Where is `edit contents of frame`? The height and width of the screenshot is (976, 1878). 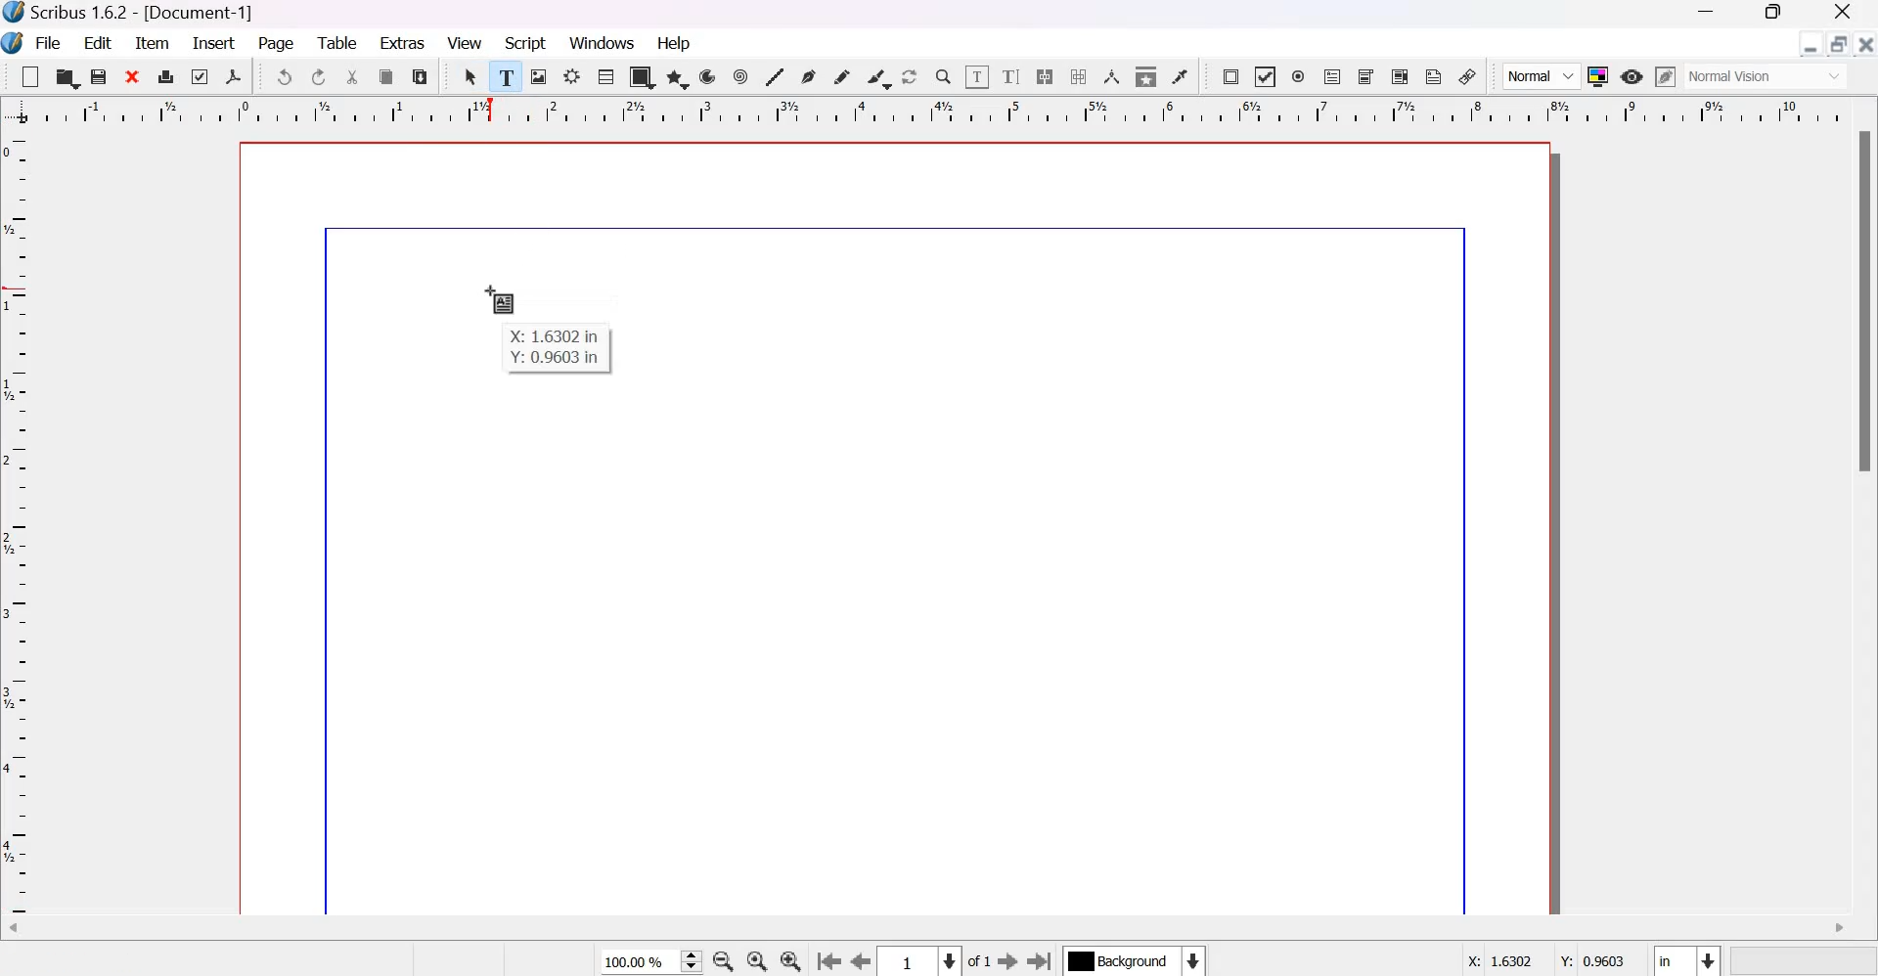
edit contents of frame is located at coordinates (976, 75).